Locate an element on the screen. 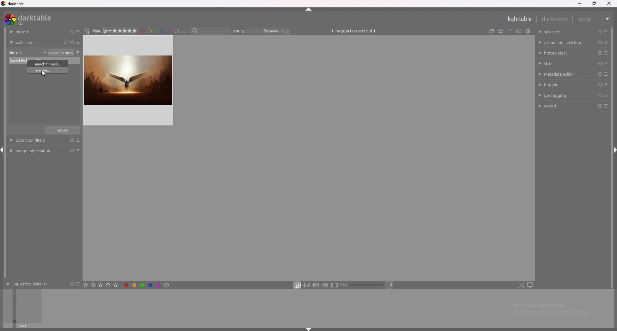 The width and height of the screenshot is (617, 331). film roll is located at coordinates (28, 52).